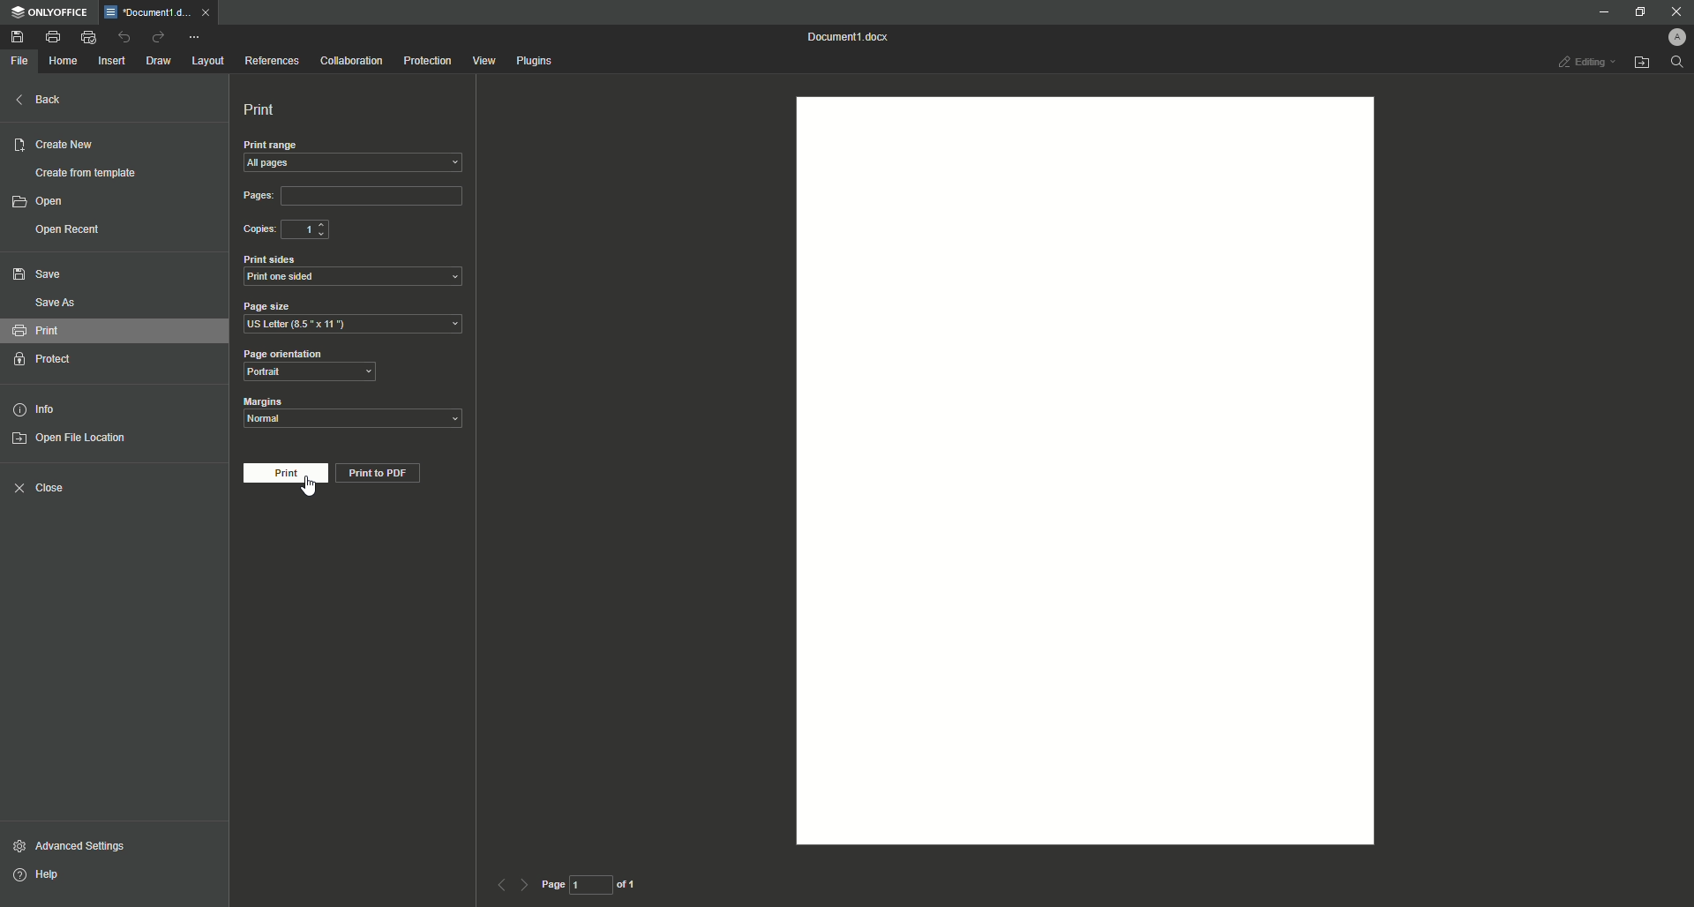  I want to click on More actions, so click(197, 36).